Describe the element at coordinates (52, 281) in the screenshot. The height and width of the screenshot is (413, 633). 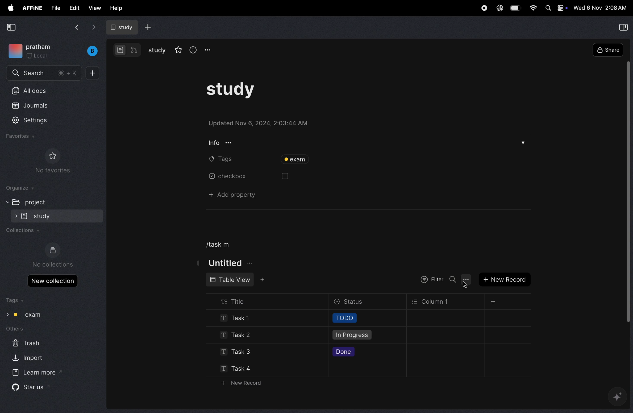
I see `new collections` at that location.